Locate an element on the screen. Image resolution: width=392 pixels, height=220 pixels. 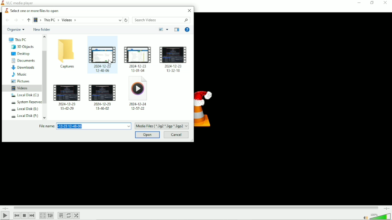
video is located at coordinates (173, 59).